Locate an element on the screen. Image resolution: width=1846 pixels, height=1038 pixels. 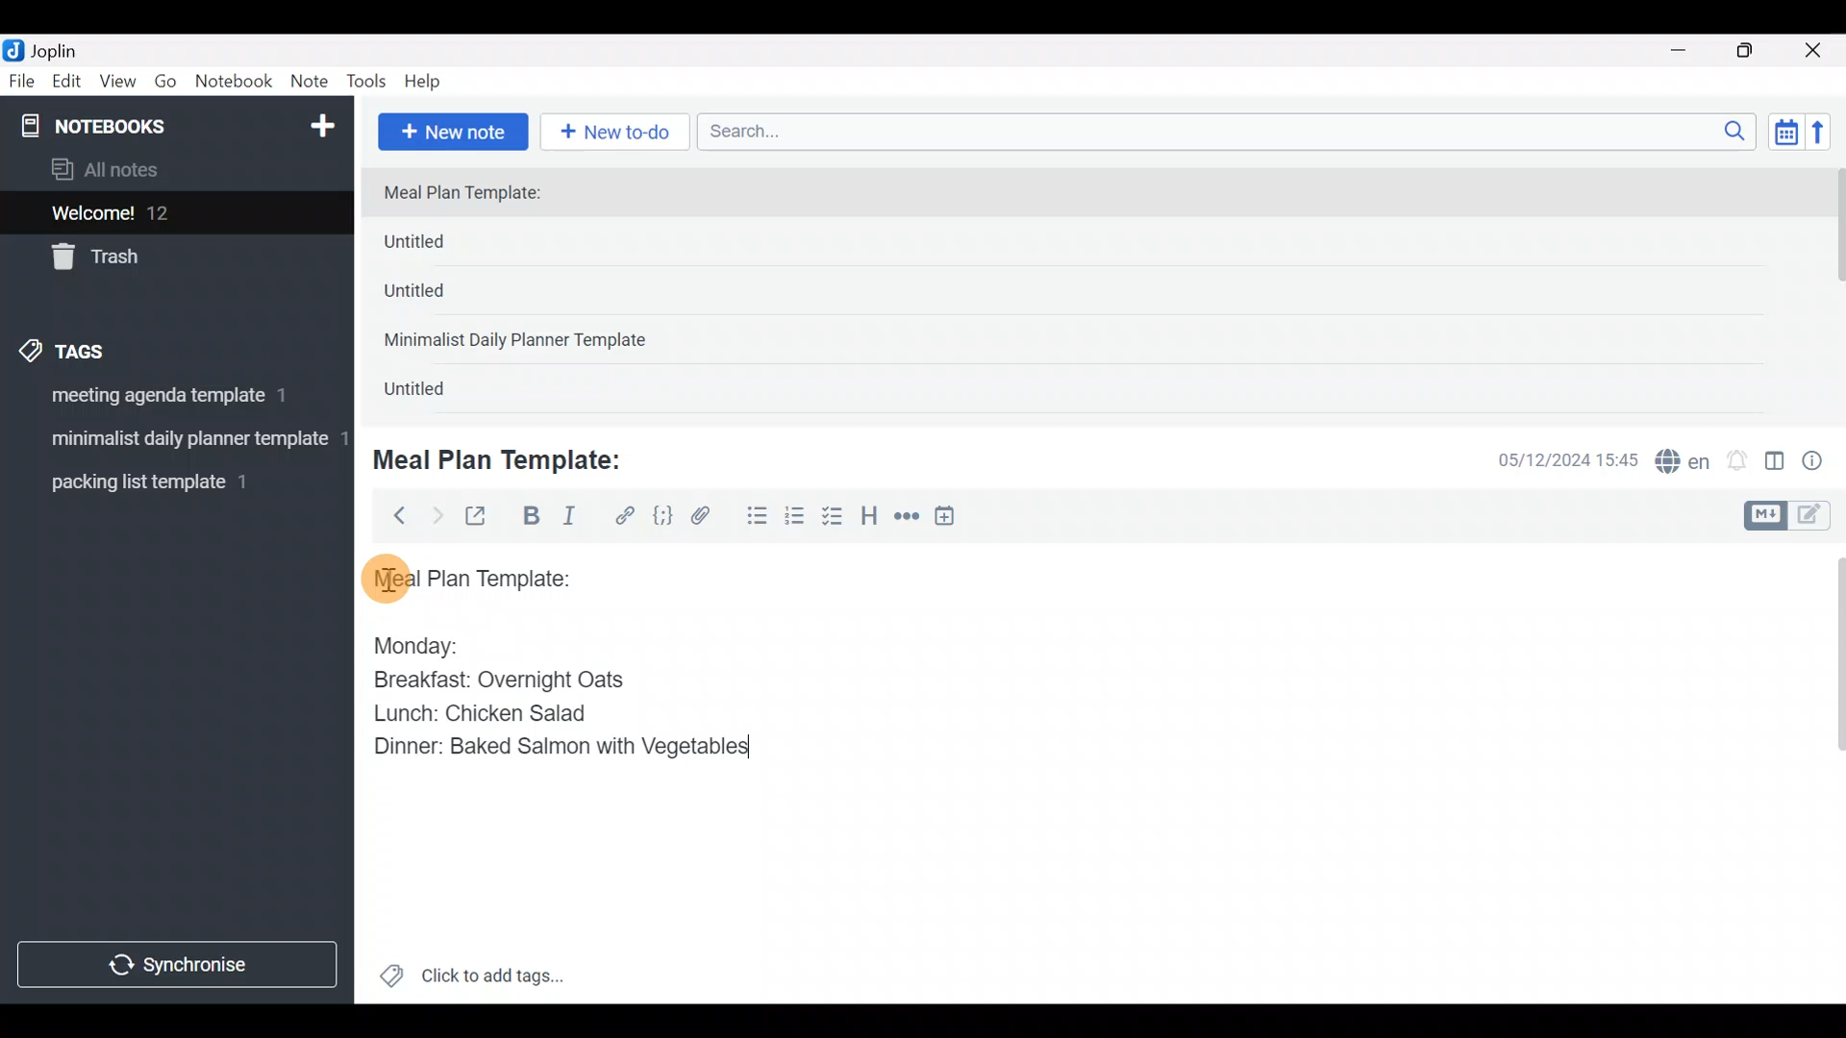
New to-do is located at coordinates (619, 134).